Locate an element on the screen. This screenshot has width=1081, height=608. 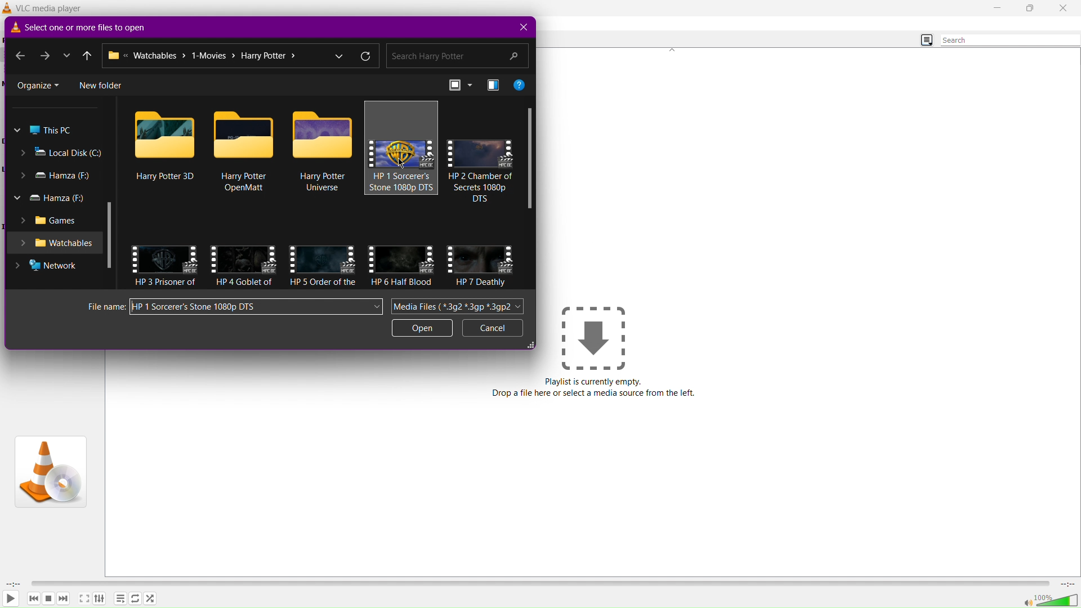
Close is located at coordinates (1064, 8).